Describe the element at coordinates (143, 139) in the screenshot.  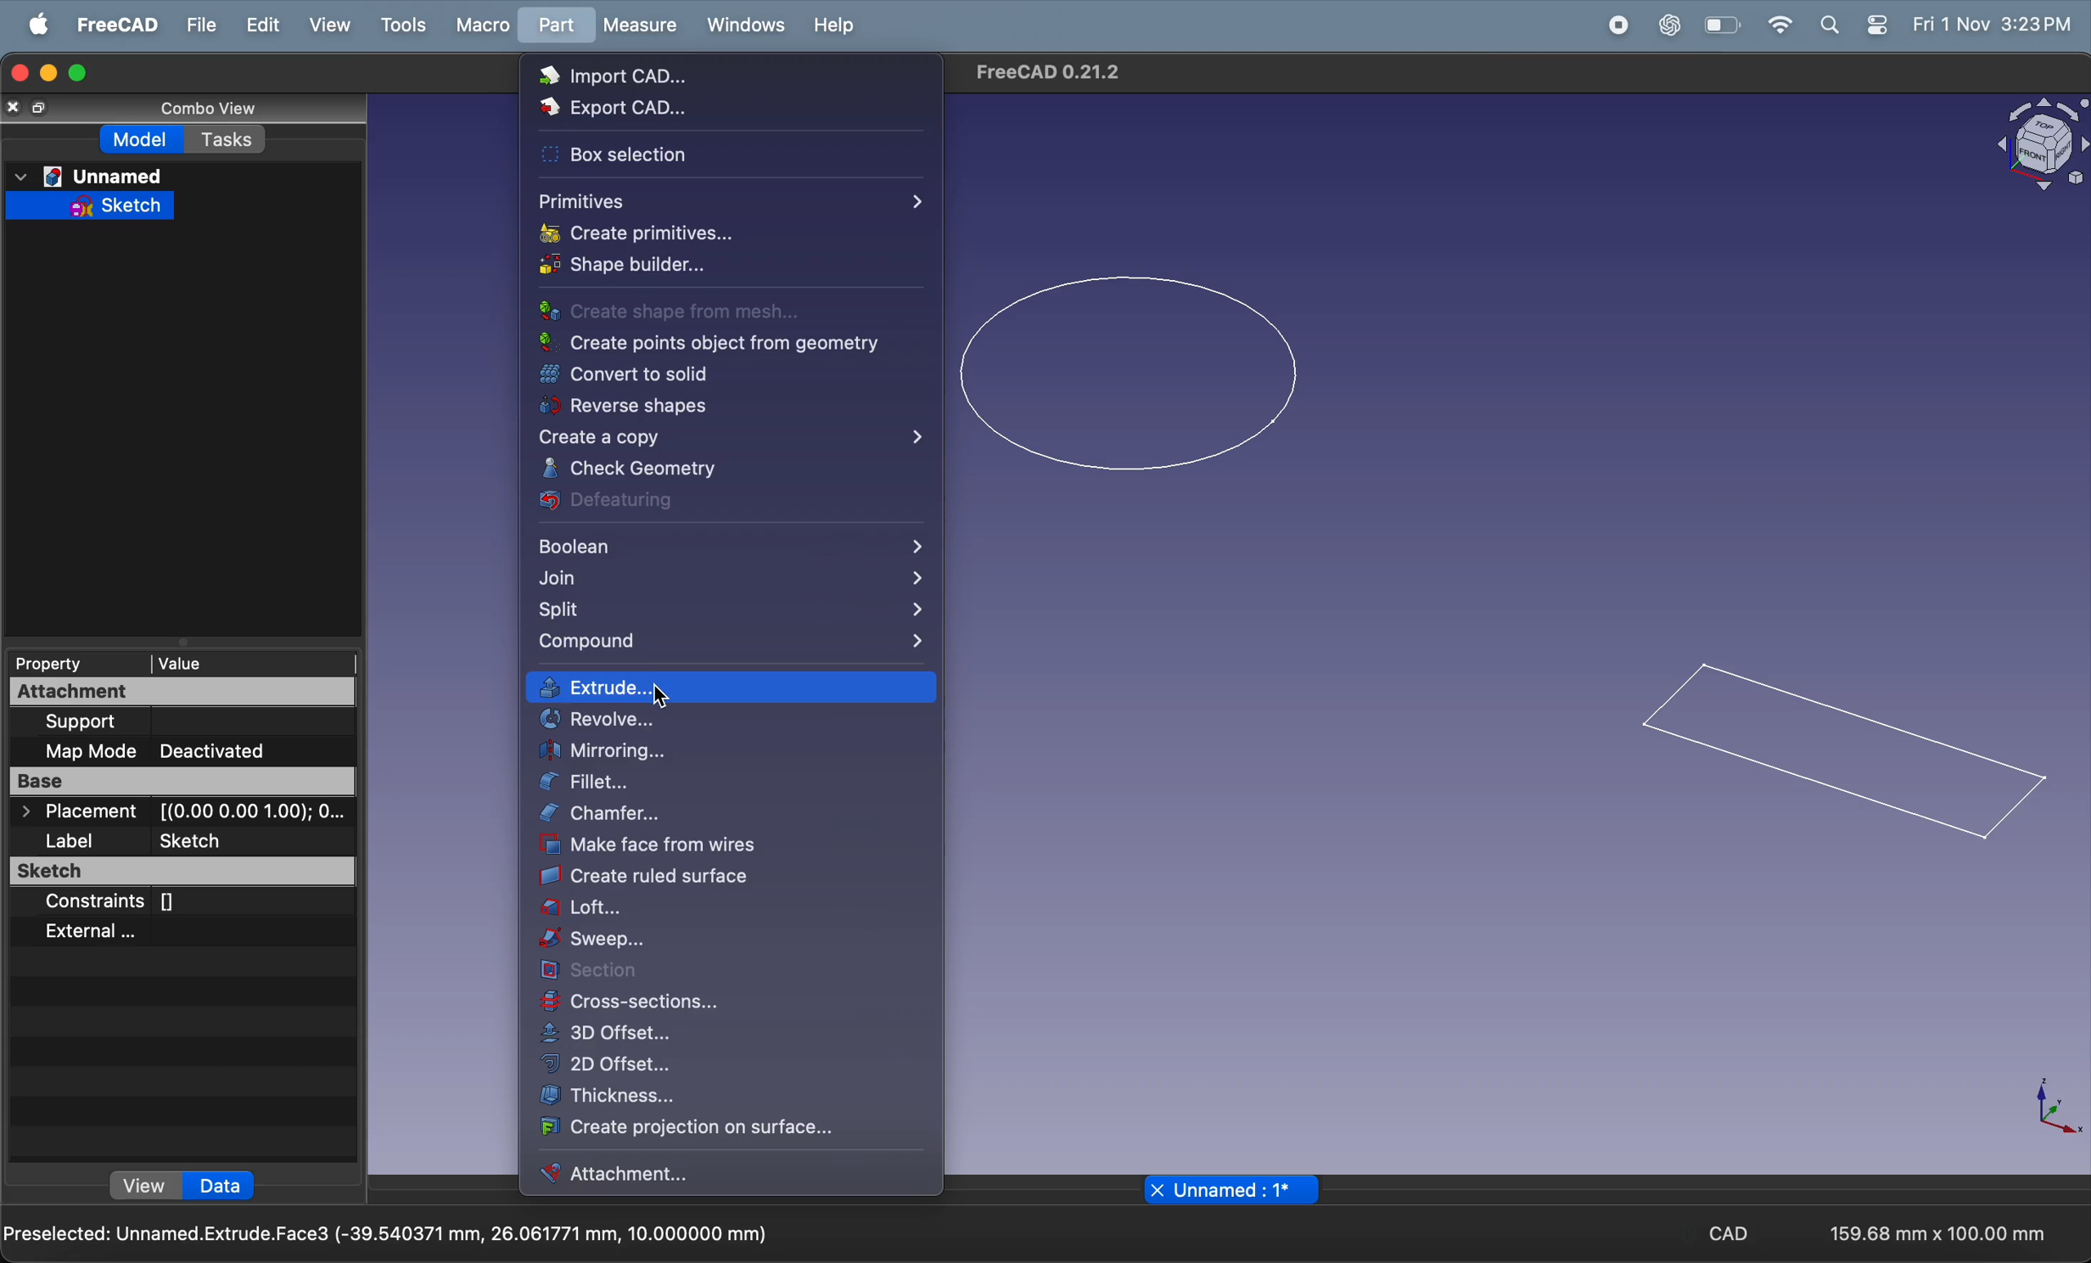
I see `Model` at that location.